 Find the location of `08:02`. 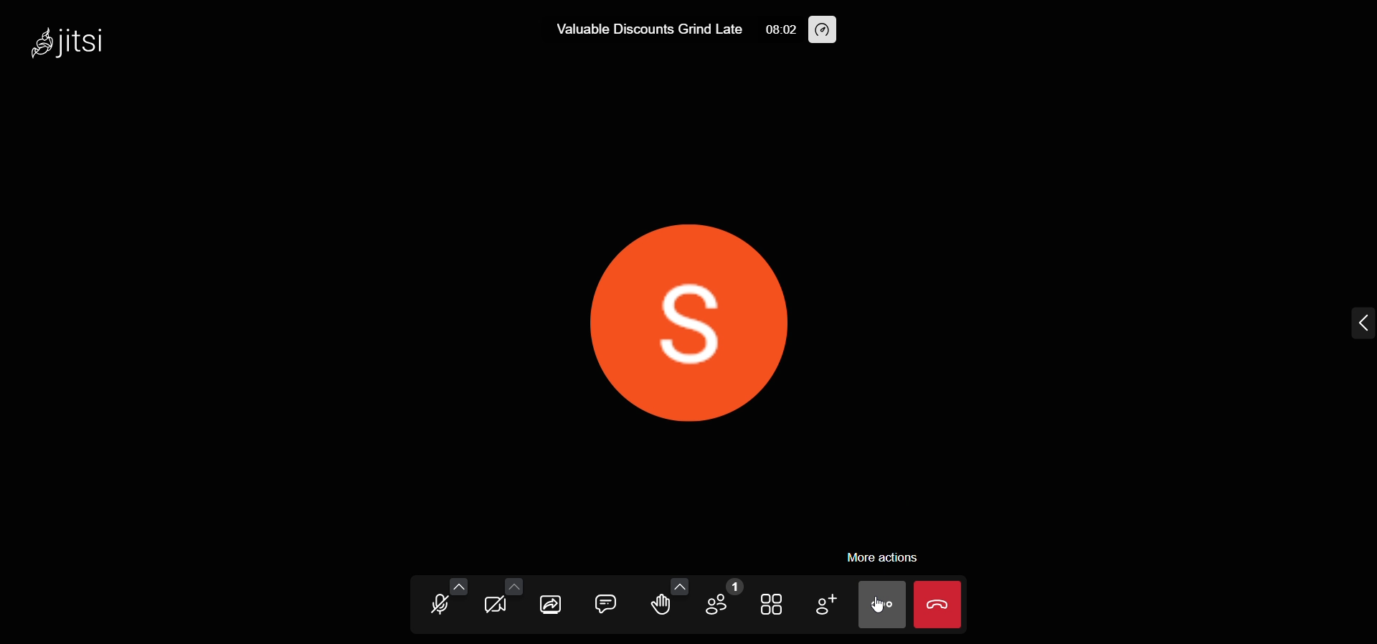

08:02 is located at coordinates (778, 29).